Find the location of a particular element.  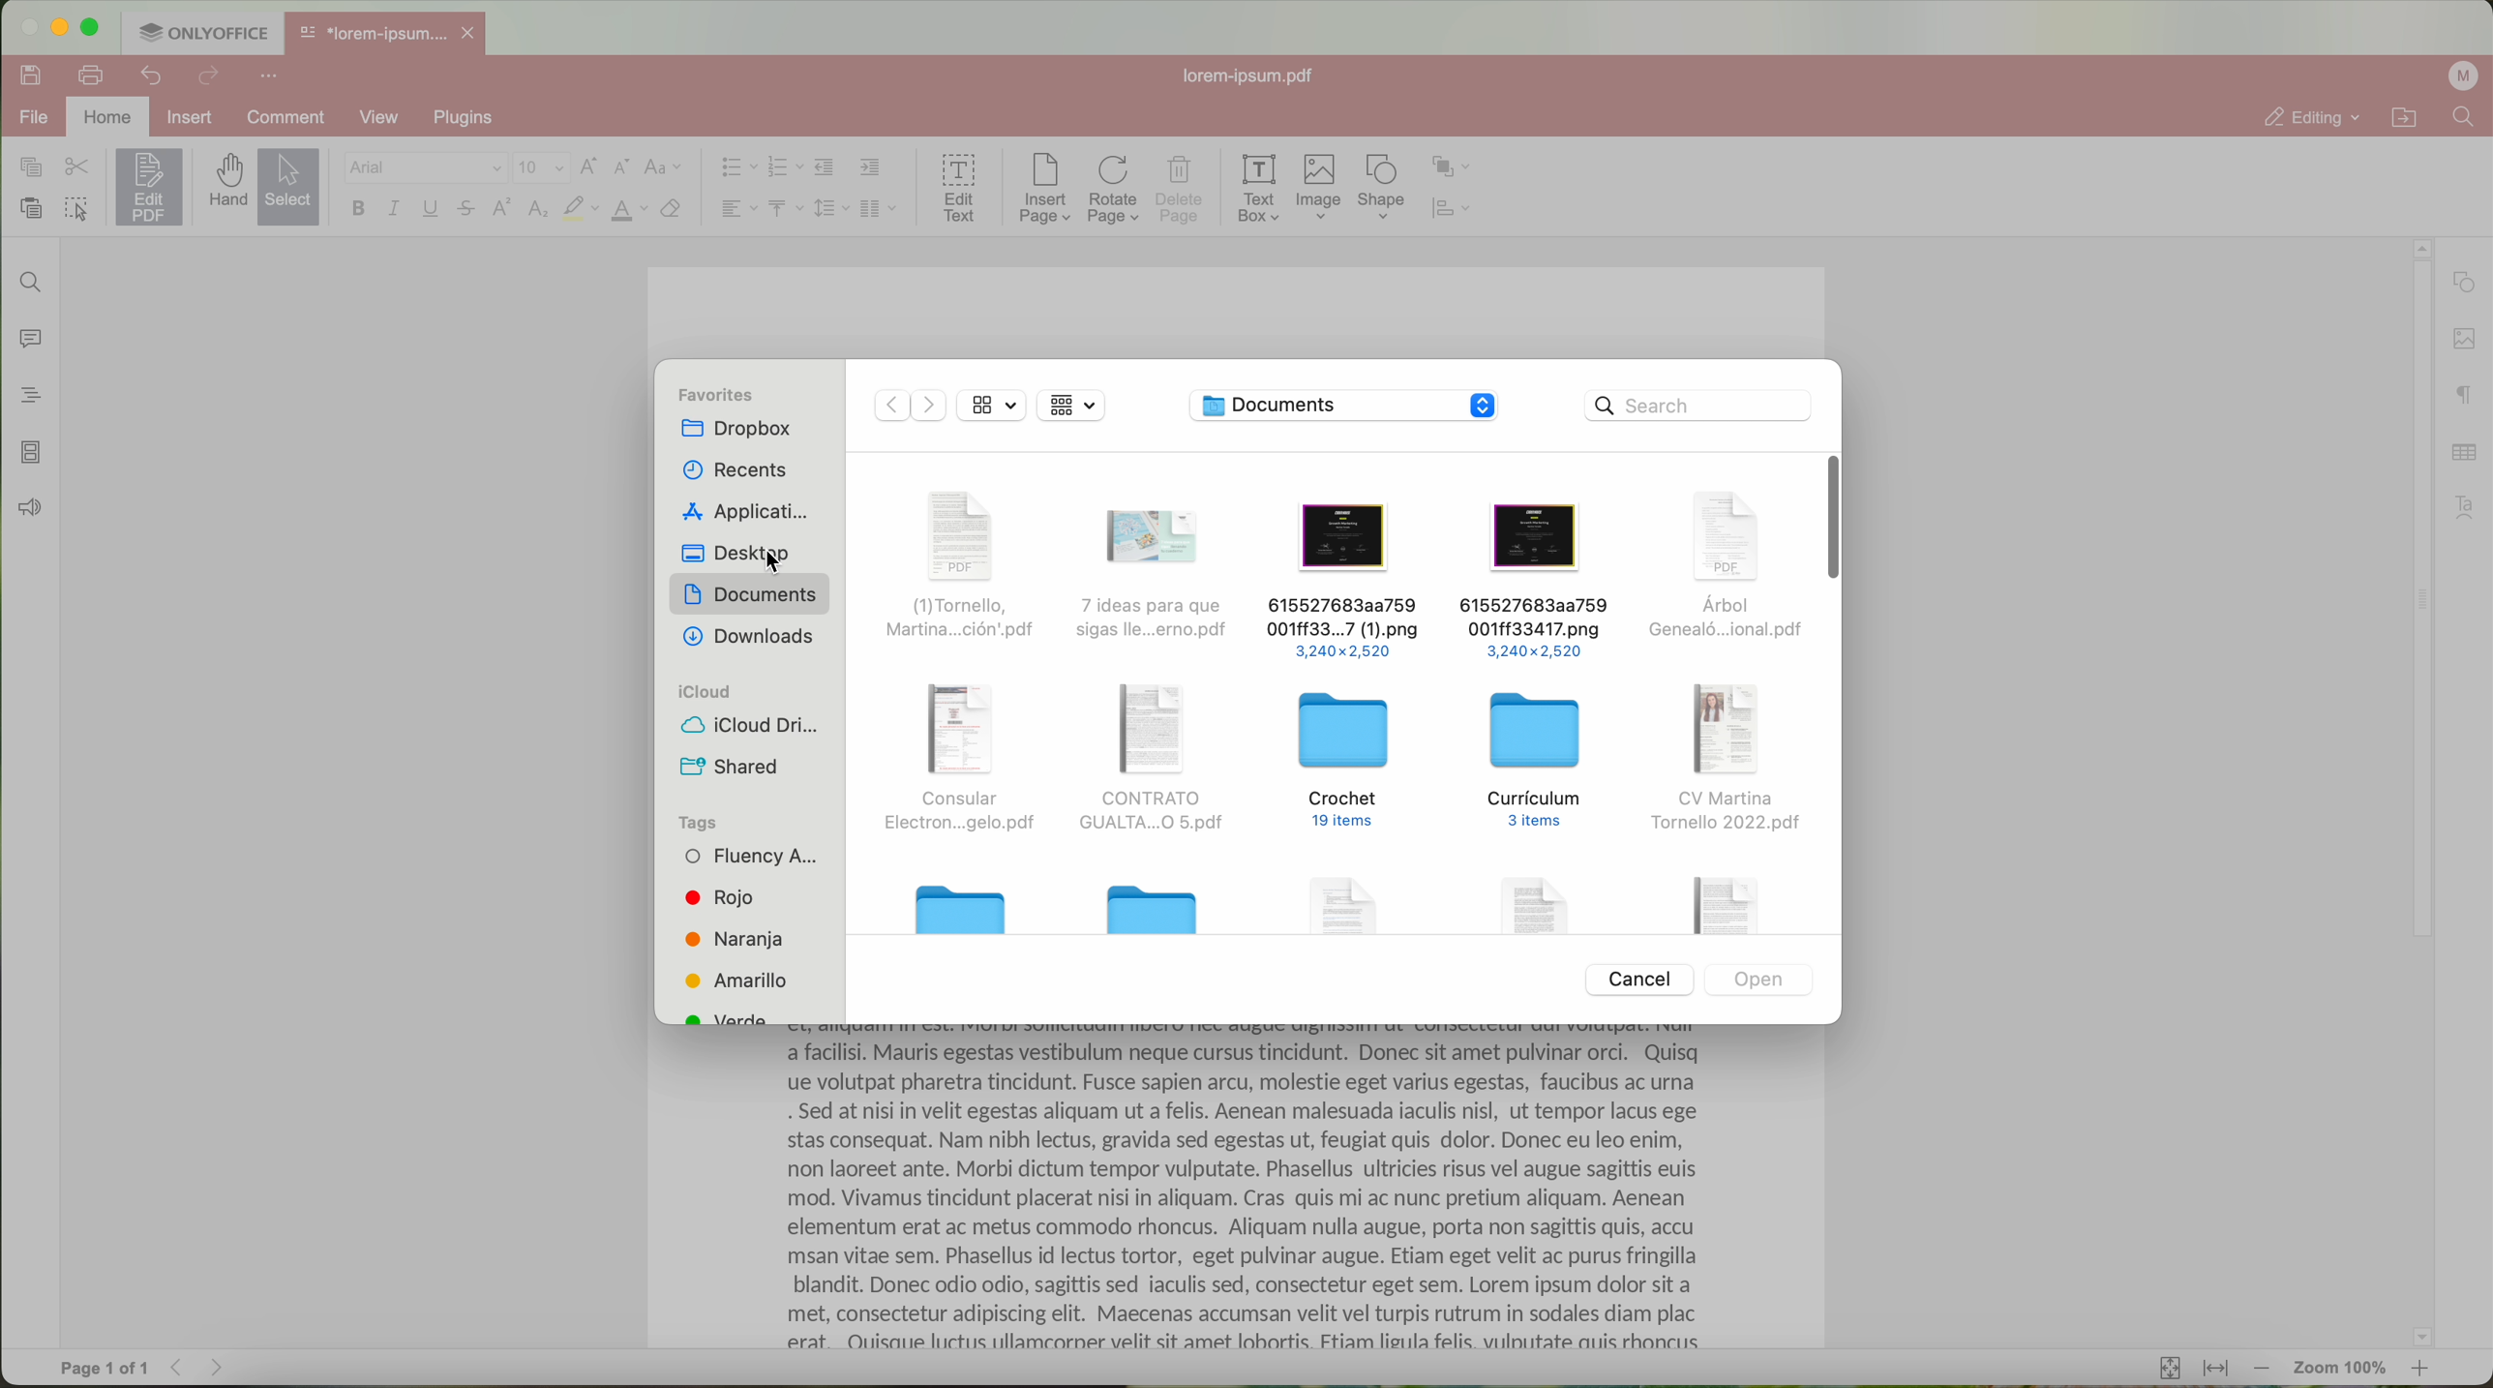

copy is located at coordinates (30, 167).